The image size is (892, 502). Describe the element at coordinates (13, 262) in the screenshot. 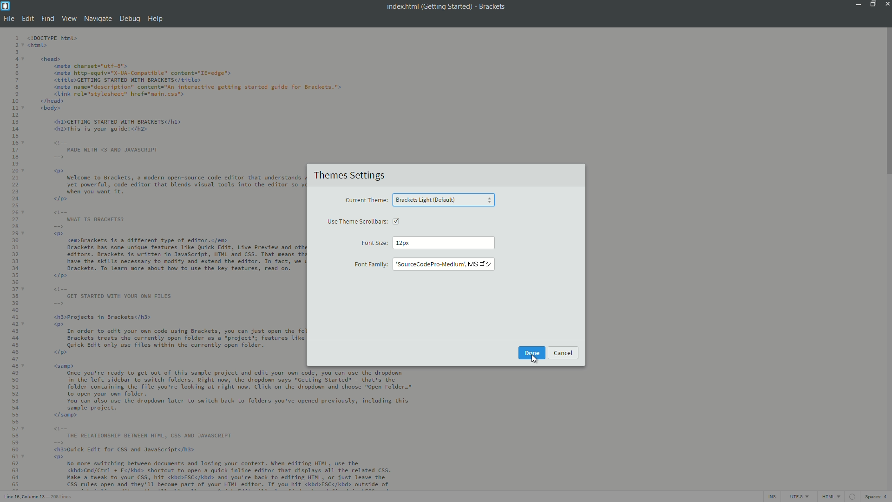

I see `line numbers` at that location.